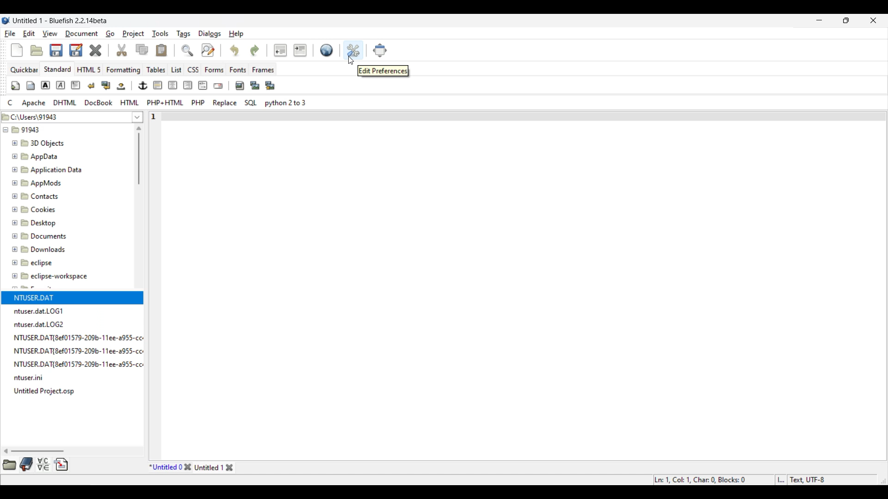 This screenshot has width=888, height=499. I want to click on Indentation, so click(290, 50).